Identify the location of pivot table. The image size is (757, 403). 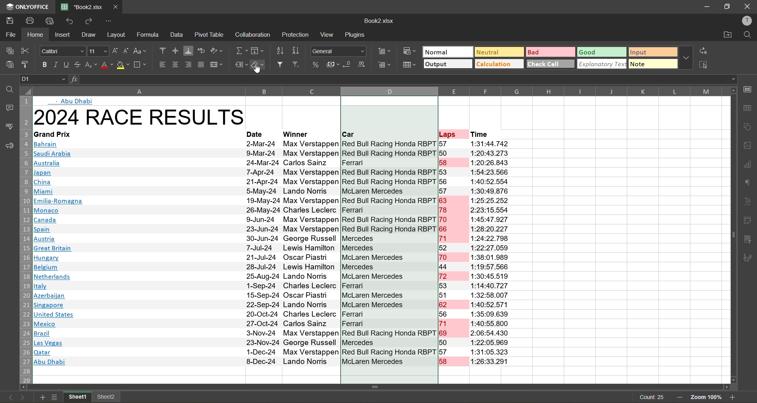
(210, 35).